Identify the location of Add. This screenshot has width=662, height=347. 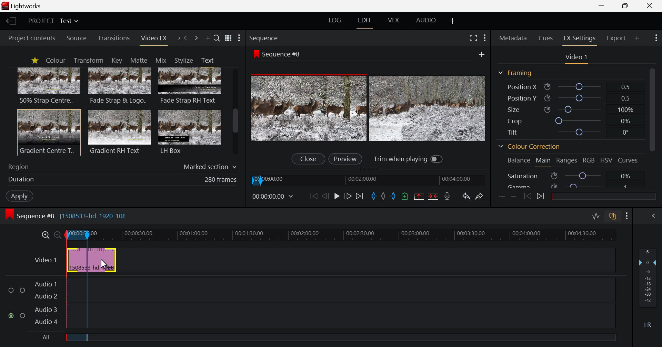
(479, 54).